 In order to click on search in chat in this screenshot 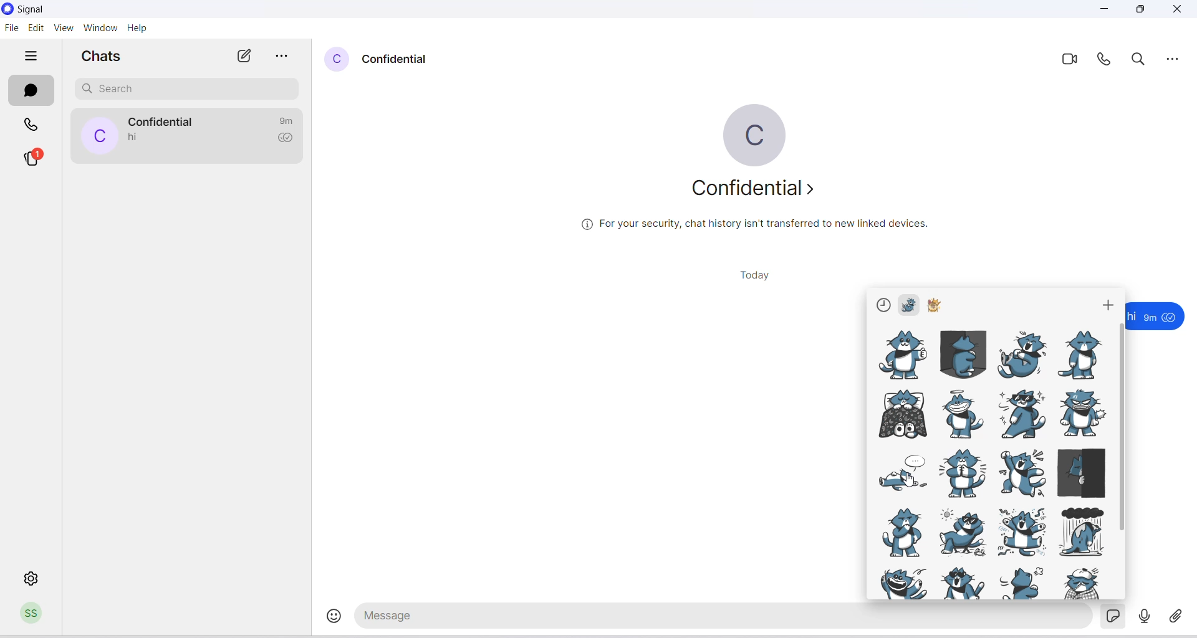, I will do `click(1142, 60)`.